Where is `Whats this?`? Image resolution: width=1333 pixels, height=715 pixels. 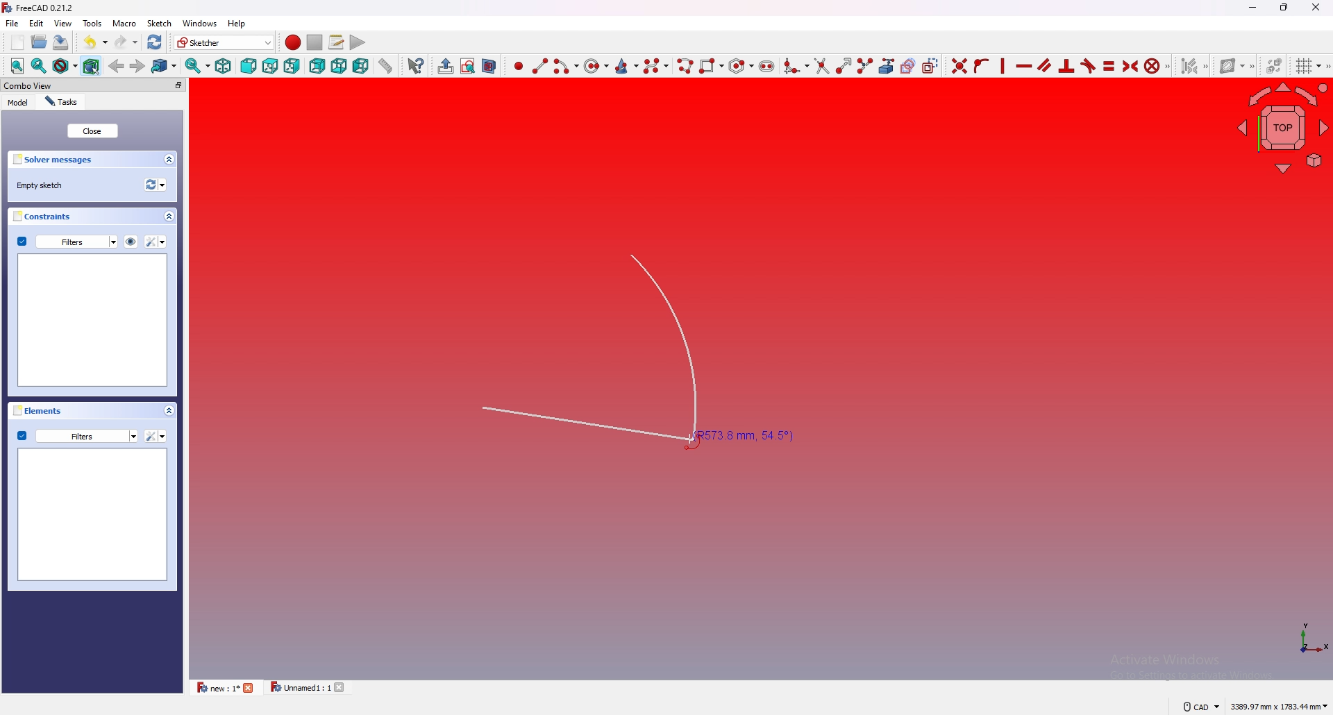
Whats this? is located at coordinates (416, 65).